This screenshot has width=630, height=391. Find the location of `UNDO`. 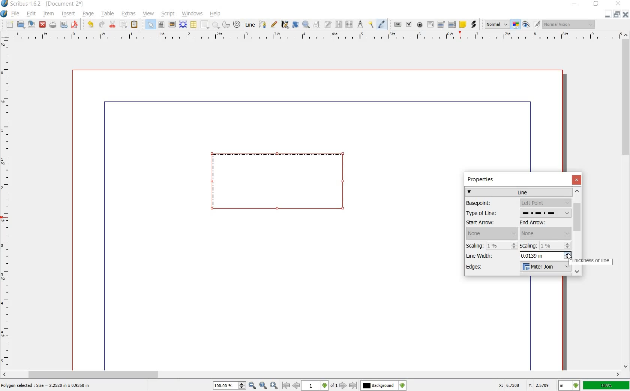

UNDO is located at coordinates (89, 25).